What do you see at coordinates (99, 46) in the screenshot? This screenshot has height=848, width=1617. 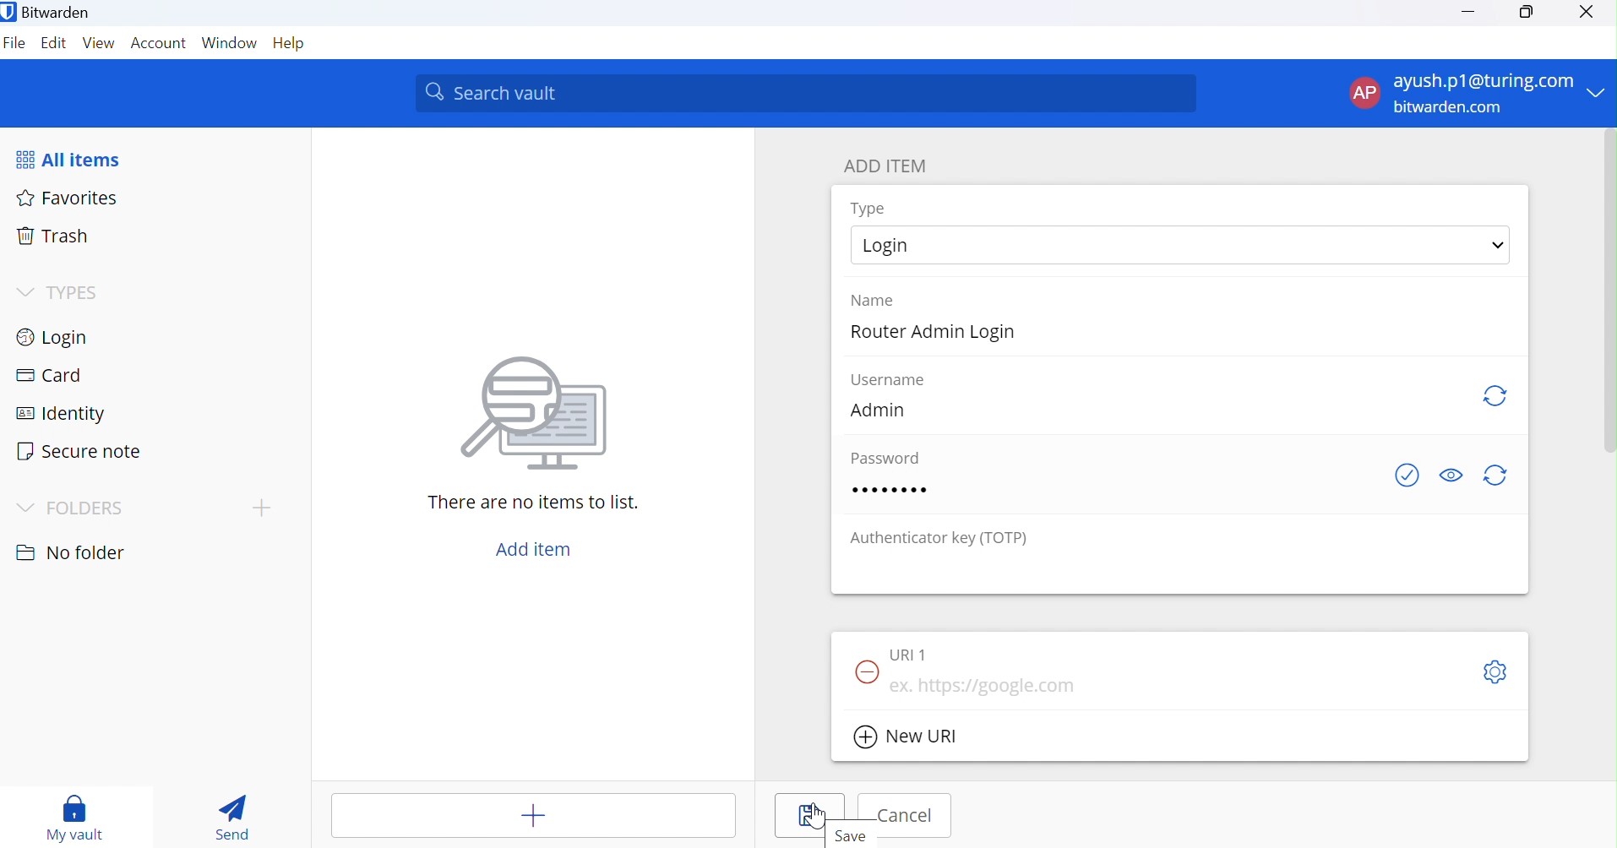 I see `View` at bounding box center [99, 46].